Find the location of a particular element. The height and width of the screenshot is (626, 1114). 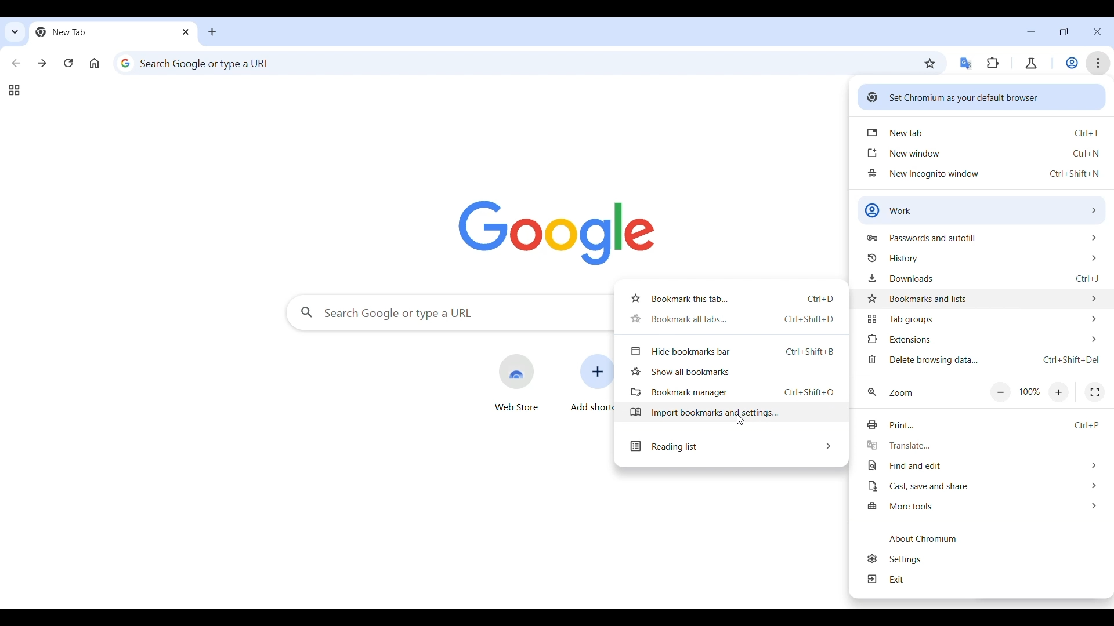

Cast, save and share is located at coordinates (983, 486).